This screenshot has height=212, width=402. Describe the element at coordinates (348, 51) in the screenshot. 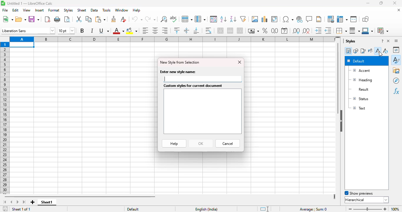

I see `cell styles` at that location.